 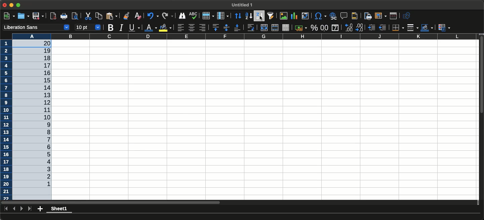 I want to click on Save, so click(x=38, y=15).